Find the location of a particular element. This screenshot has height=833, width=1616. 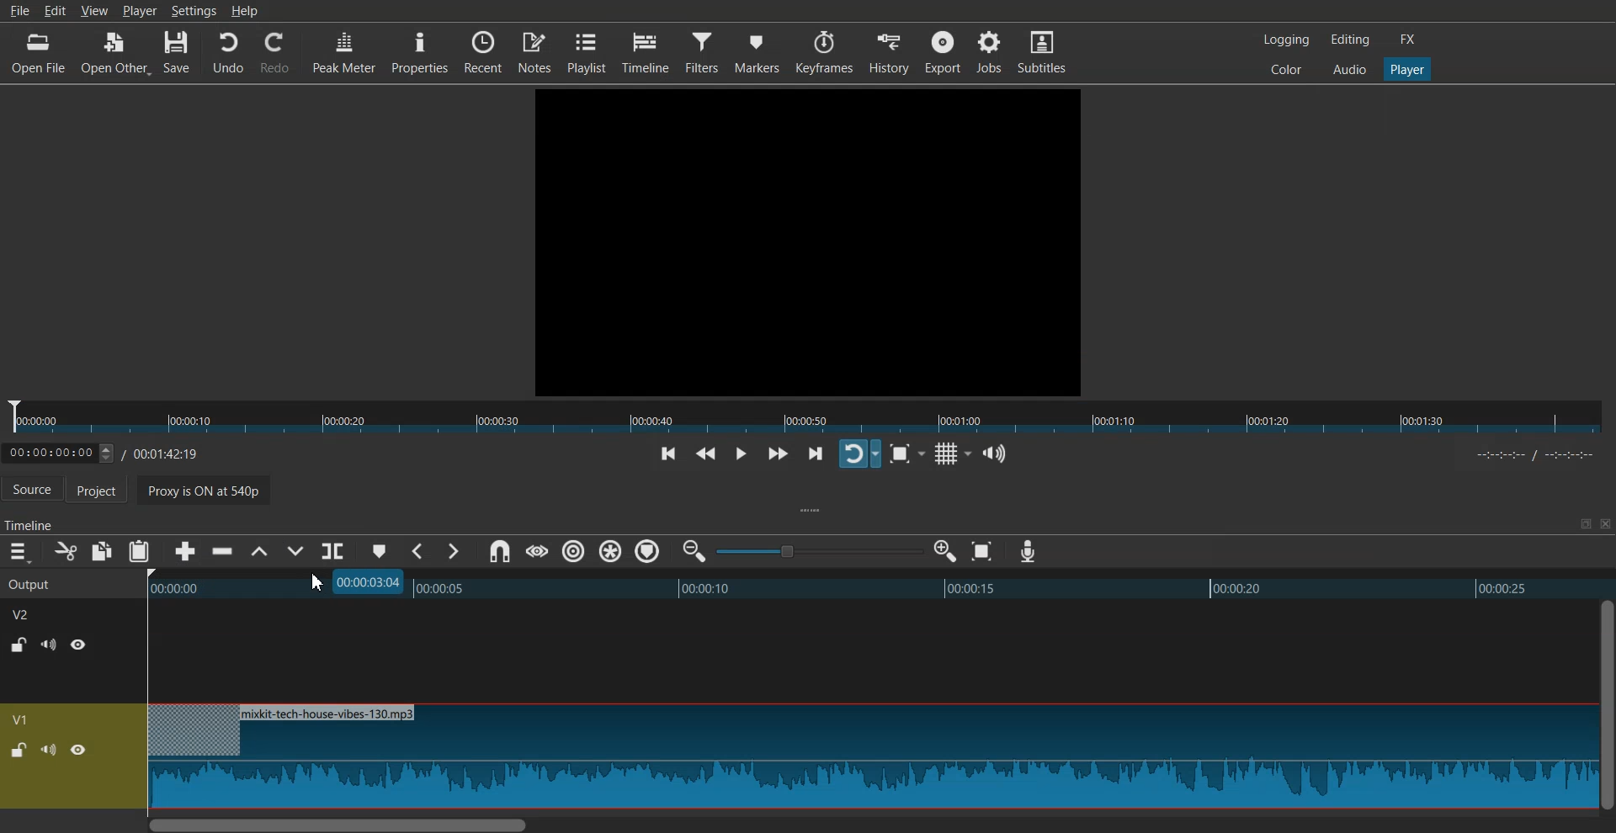

Toggle player lopping is located at coordinates (859, 454).